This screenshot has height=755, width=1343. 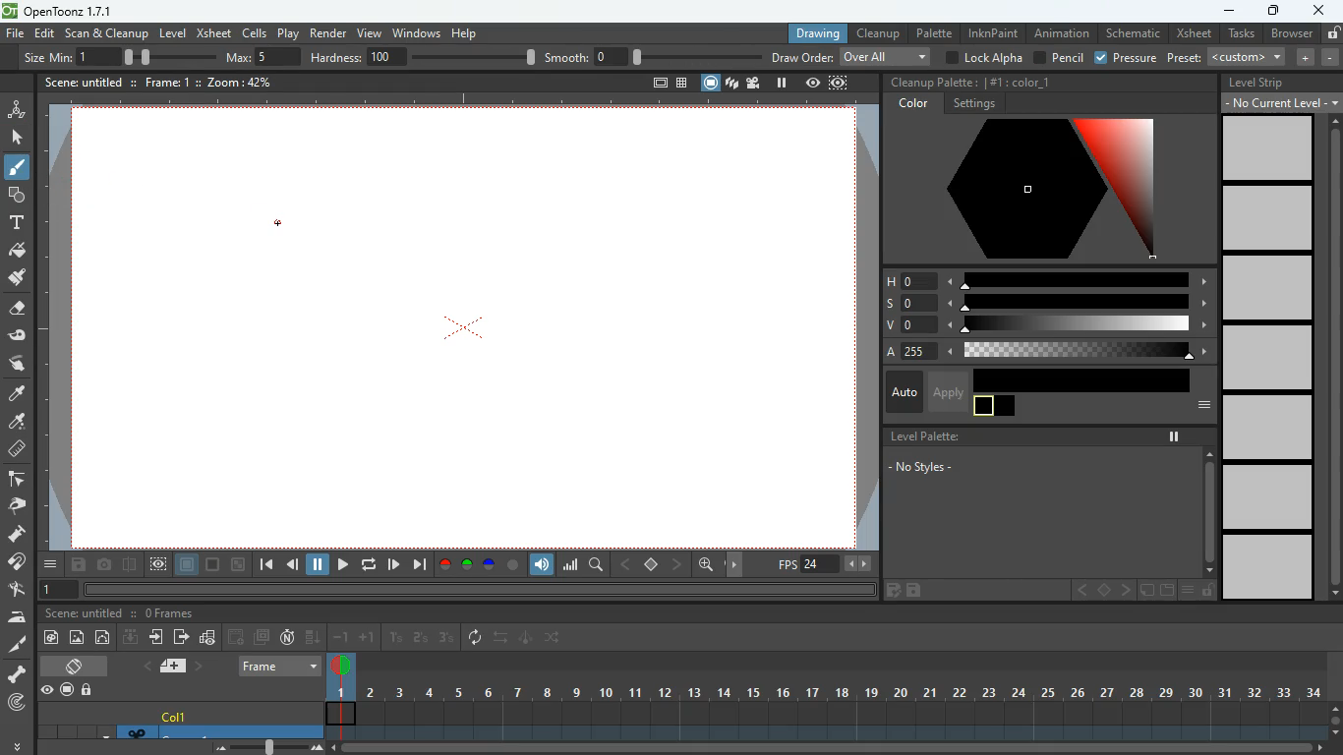 What do you see at coordinates (158, 565) in the screenshot?
I see `frame` at bounding box center [158, 565].